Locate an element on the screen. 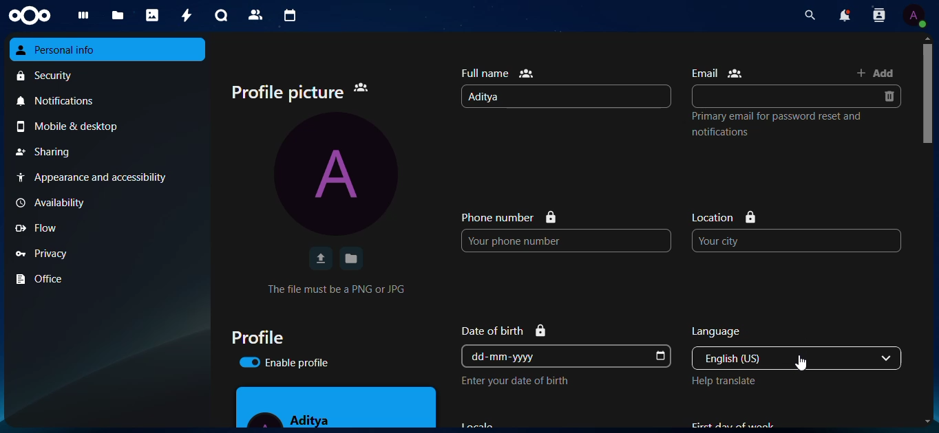 The image size is (939, 433). contacts is located at coordinates (253, 14).